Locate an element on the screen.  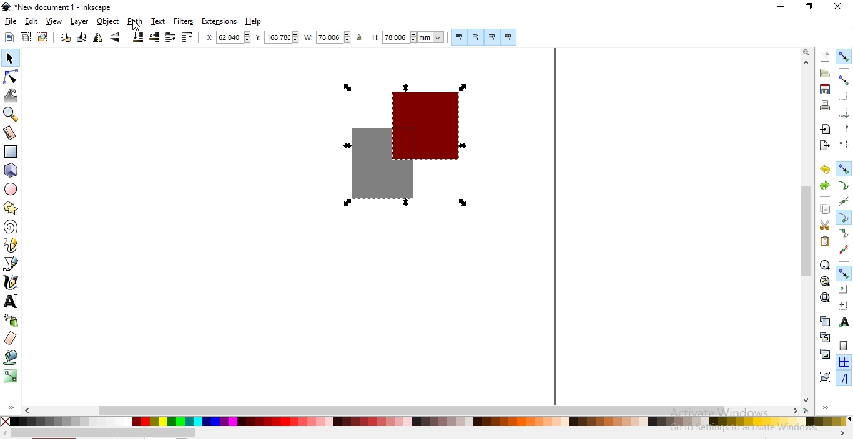
snap midpoints of line segments is located at coordinates (843, 250).